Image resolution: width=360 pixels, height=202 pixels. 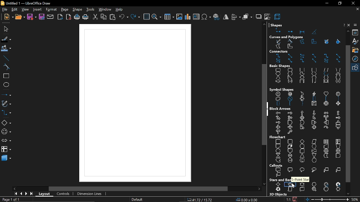 What do you see at coordinates (113, 17) in the screenshot?
I see `paste` at bounding box center [113, 17].